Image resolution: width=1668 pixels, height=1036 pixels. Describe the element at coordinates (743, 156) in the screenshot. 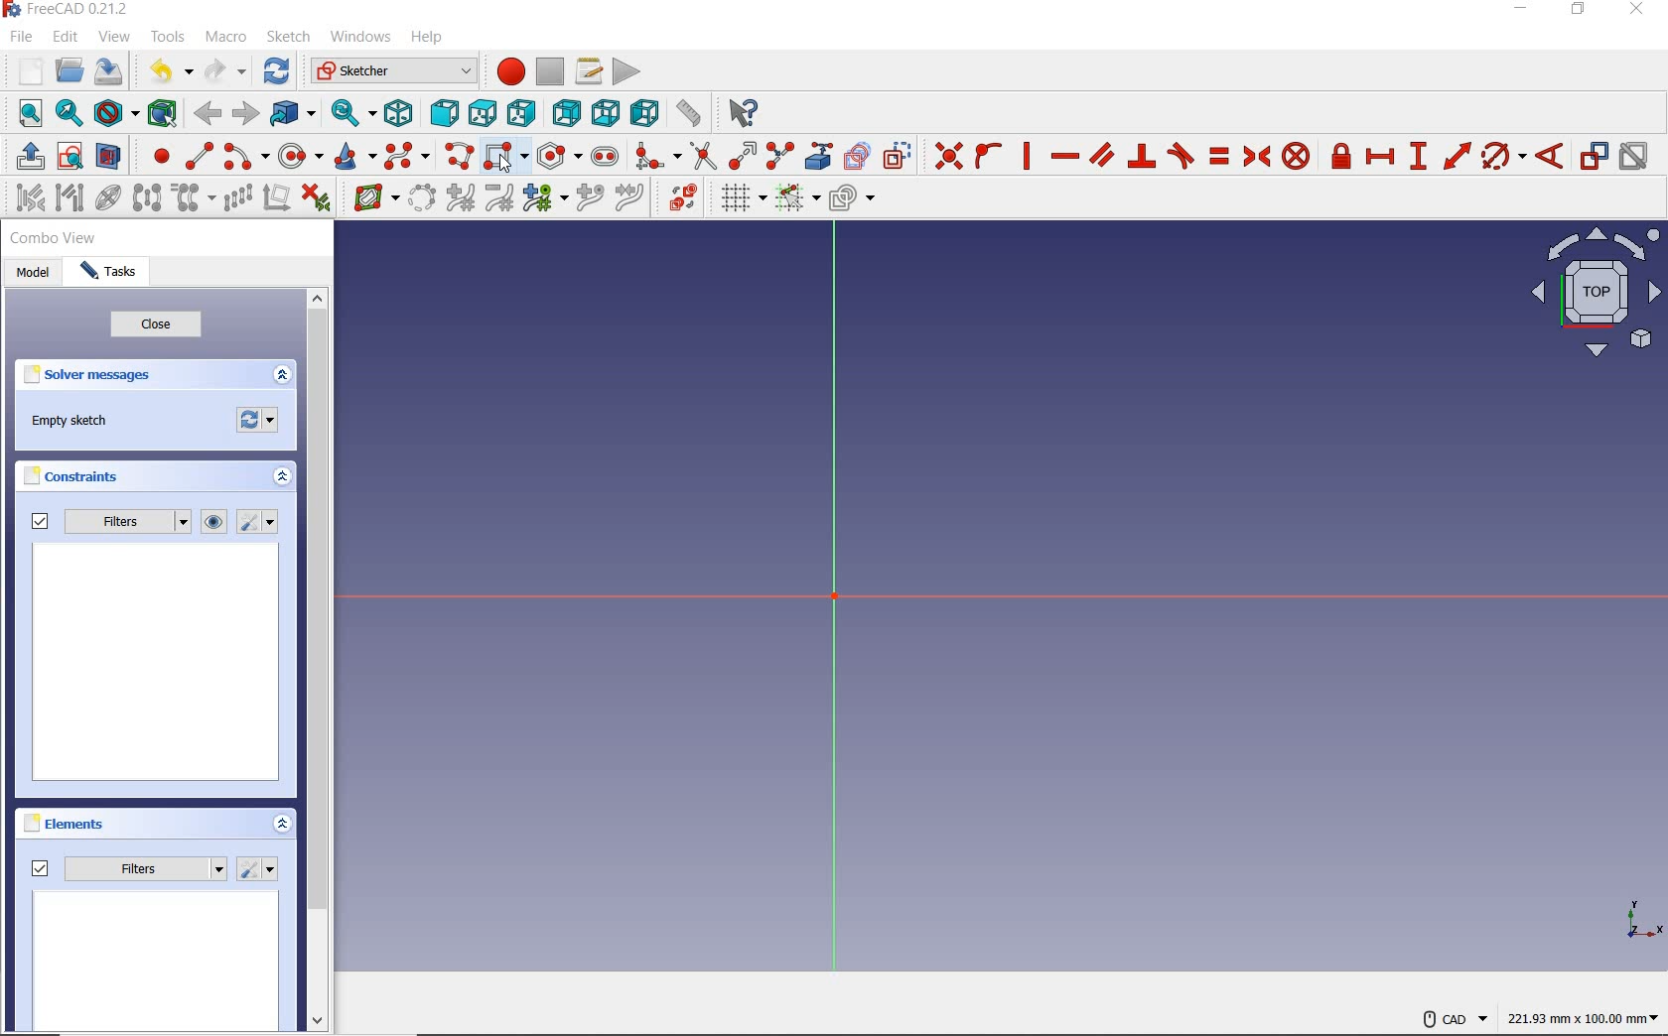

I see `extend edge` at that location.